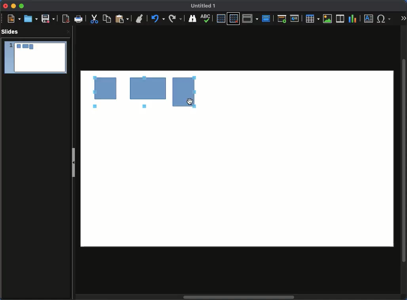 The image size is (407, 300). What do you see at coordinates (6, 6) in the screenshot?
I see `Close` at bounding box center [6, 6].